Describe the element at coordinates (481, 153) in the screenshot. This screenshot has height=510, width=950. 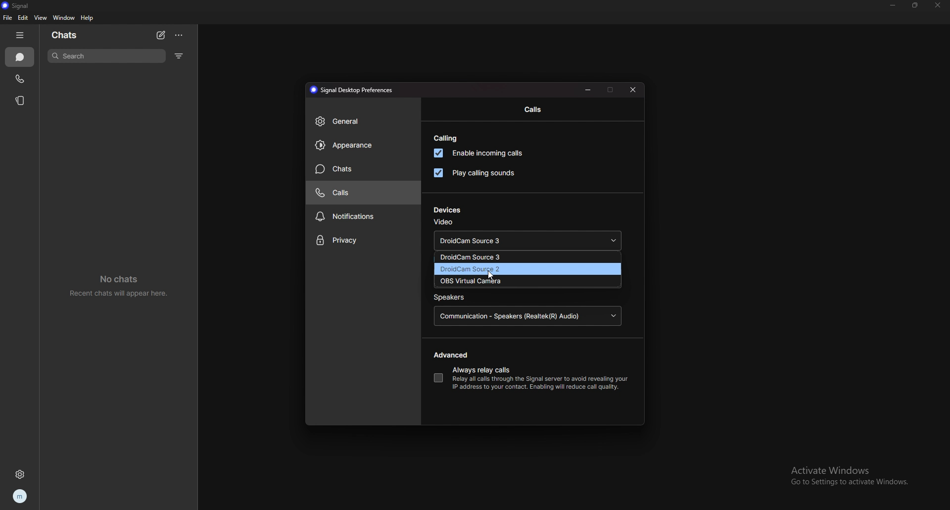
I see `enable incoming calls` at that location.